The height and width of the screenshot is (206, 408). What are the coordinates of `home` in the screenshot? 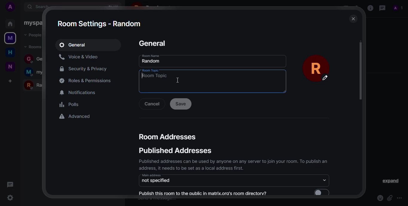 It's located at (9, 23).